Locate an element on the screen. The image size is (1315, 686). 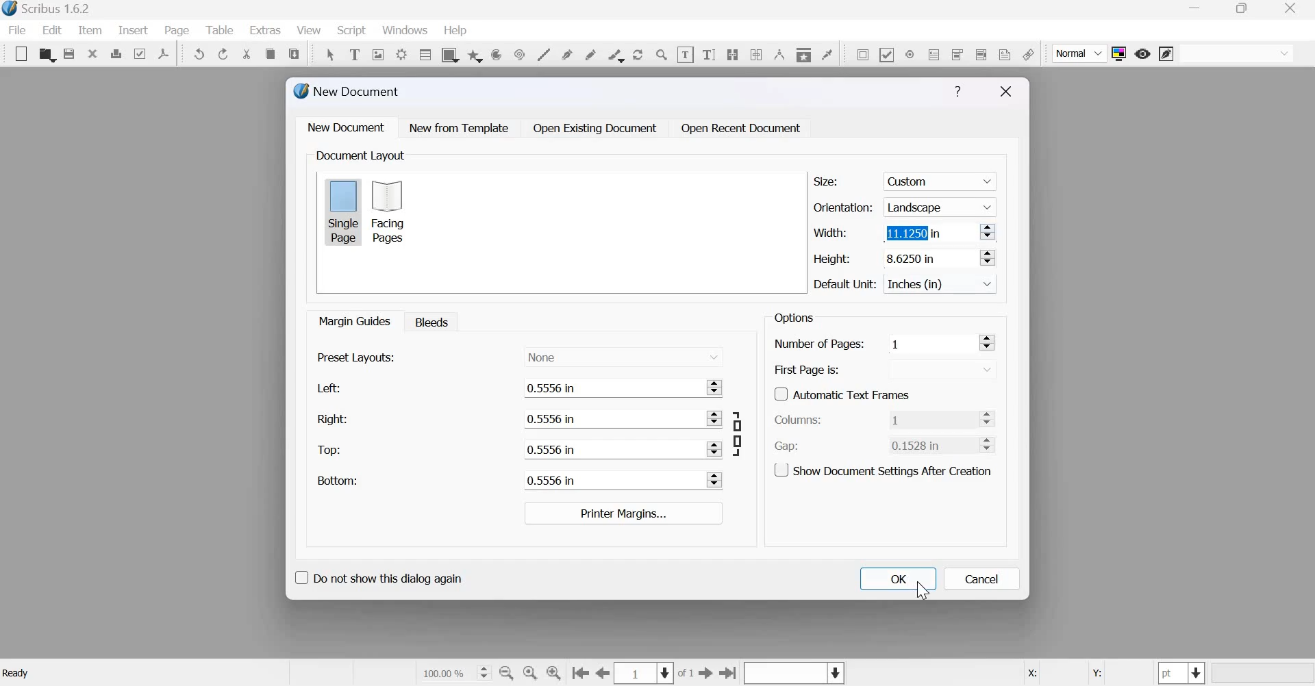
PDF radio button is located at coordinates (909, 53).